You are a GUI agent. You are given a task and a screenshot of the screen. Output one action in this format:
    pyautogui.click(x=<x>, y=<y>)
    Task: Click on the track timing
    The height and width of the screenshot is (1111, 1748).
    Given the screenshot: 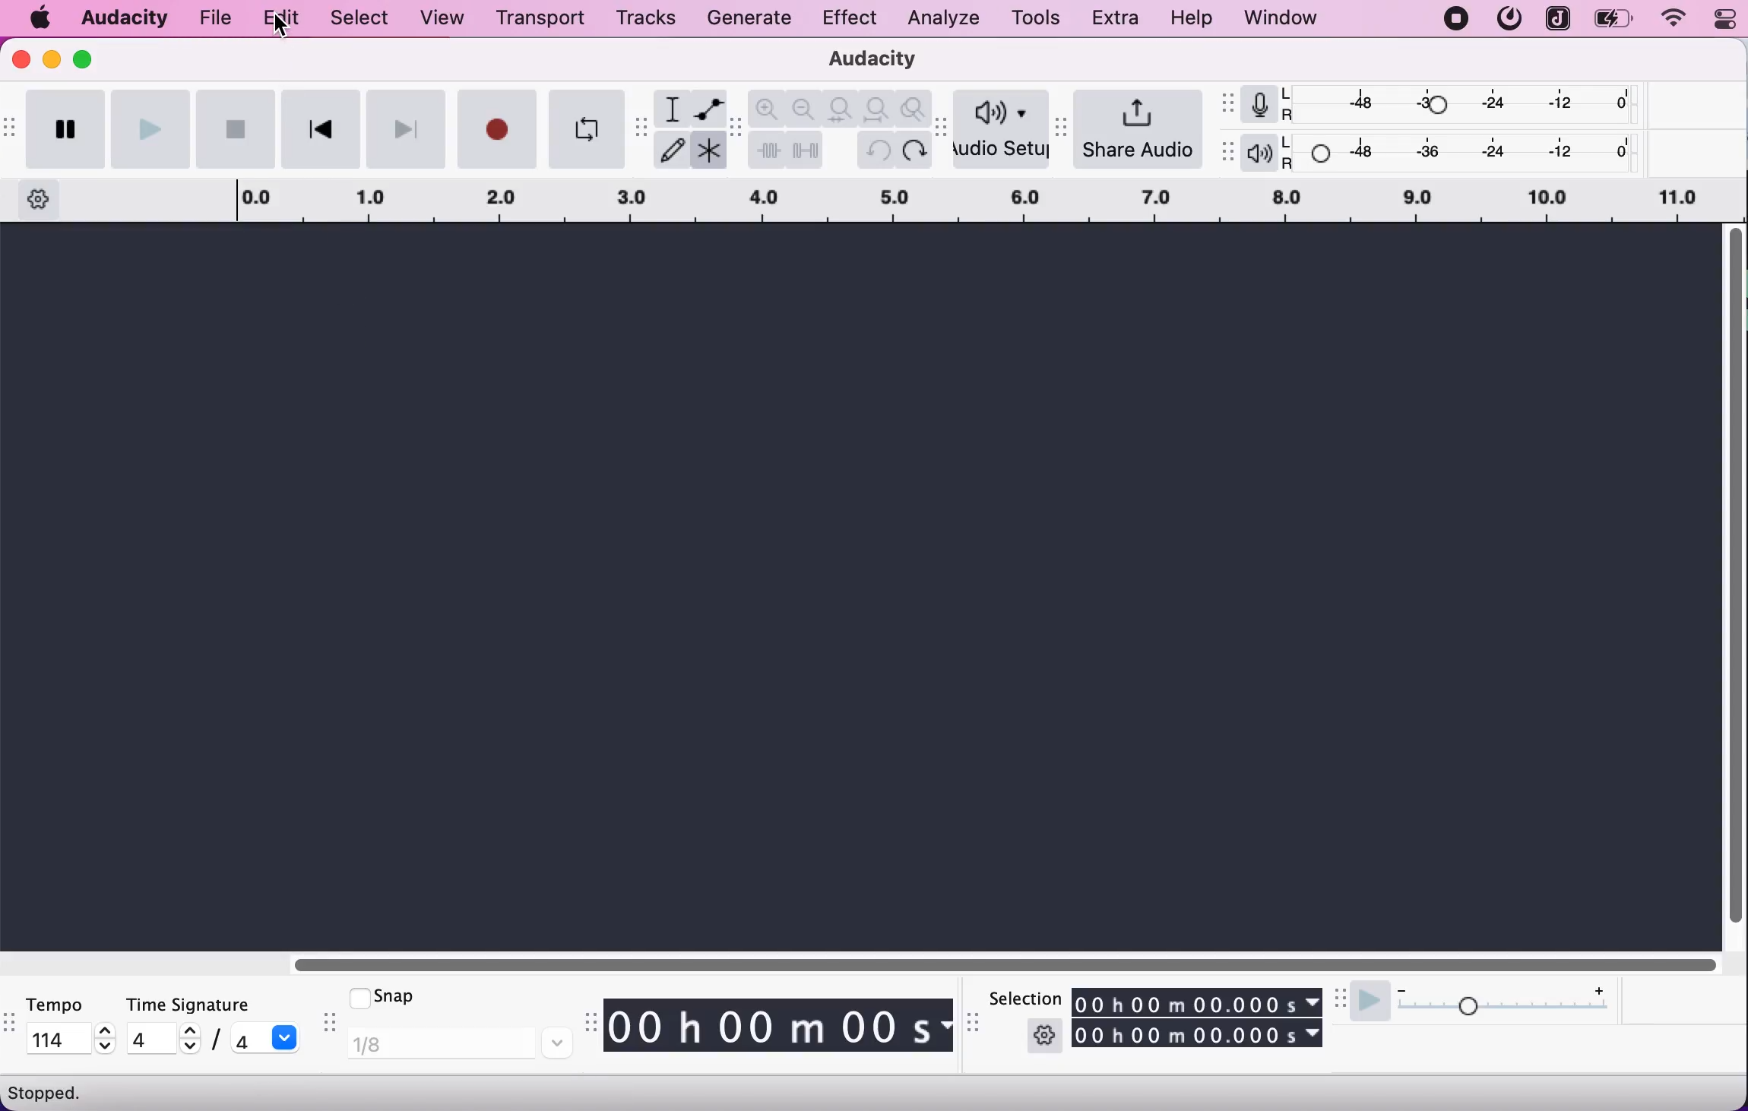 What is the action you would take?
    pyautogui.click(x=779, y=1027)
    